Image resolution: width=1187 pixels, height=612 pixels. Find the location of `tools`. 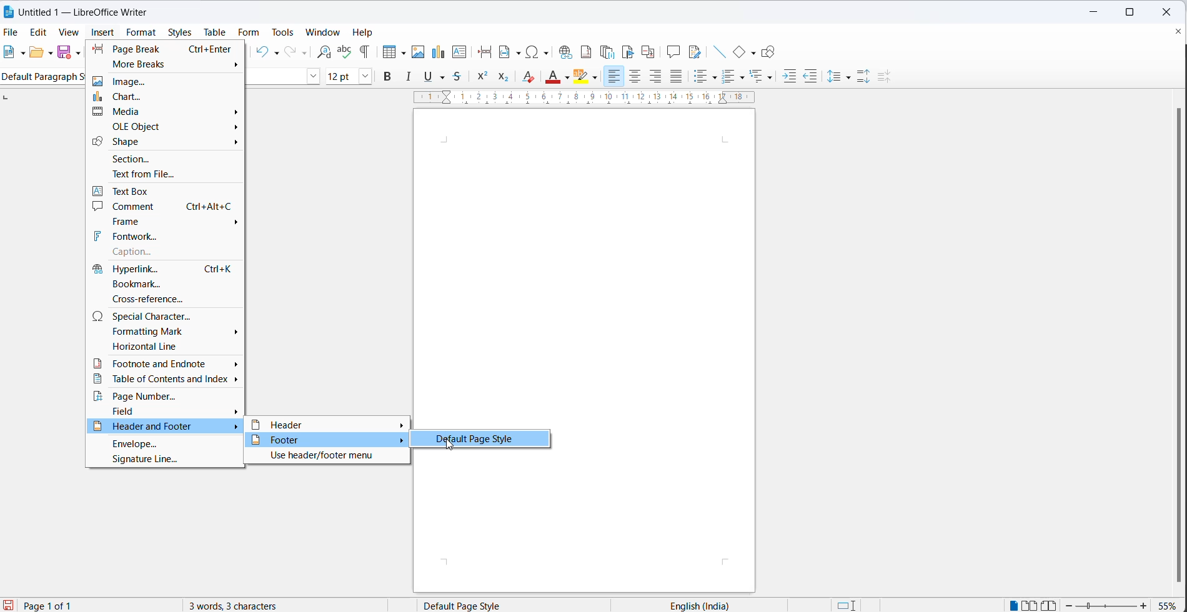

tools is located at coordinates (281, 31).